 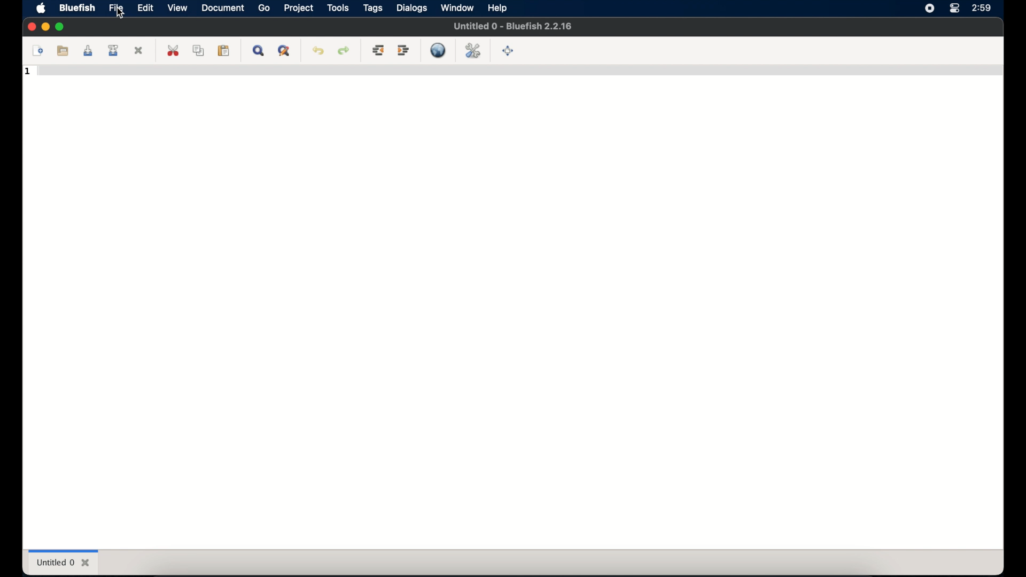 I want to click on control center, so click(x=954, y=9).